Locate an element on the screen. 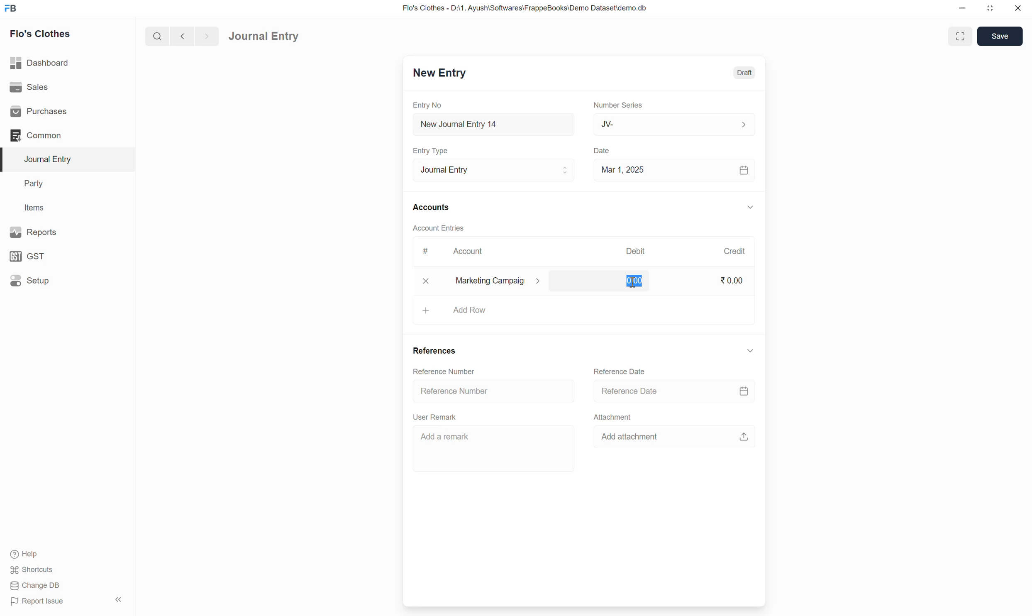  References is located at coordinates (435, 351).